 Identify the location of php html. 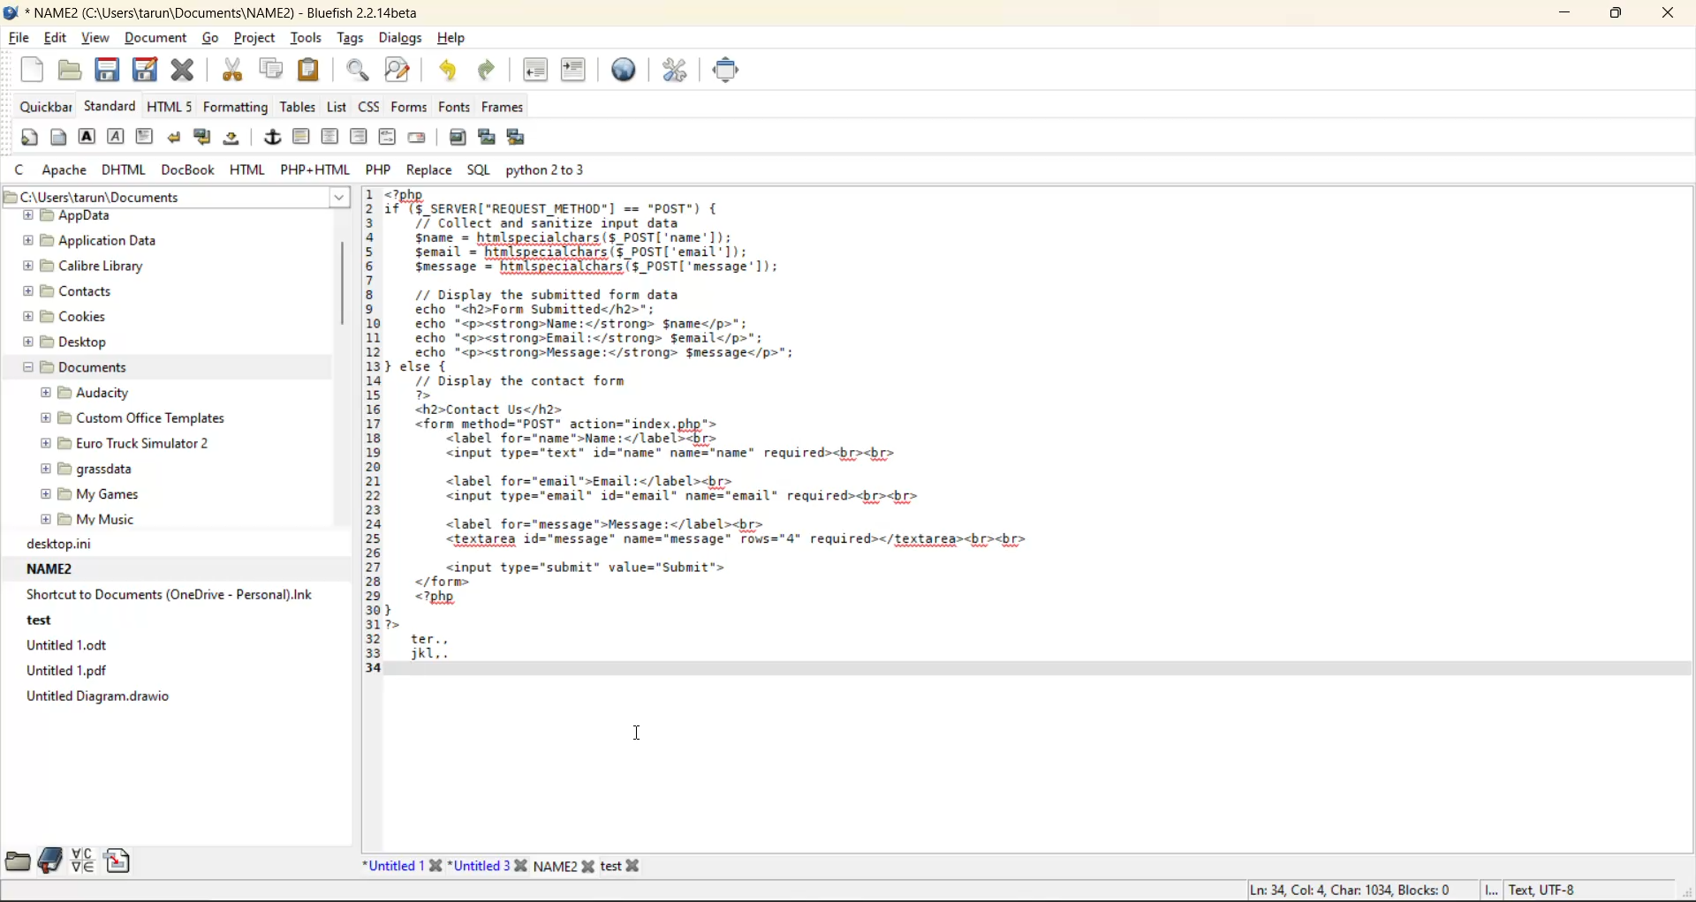
(317, 169).